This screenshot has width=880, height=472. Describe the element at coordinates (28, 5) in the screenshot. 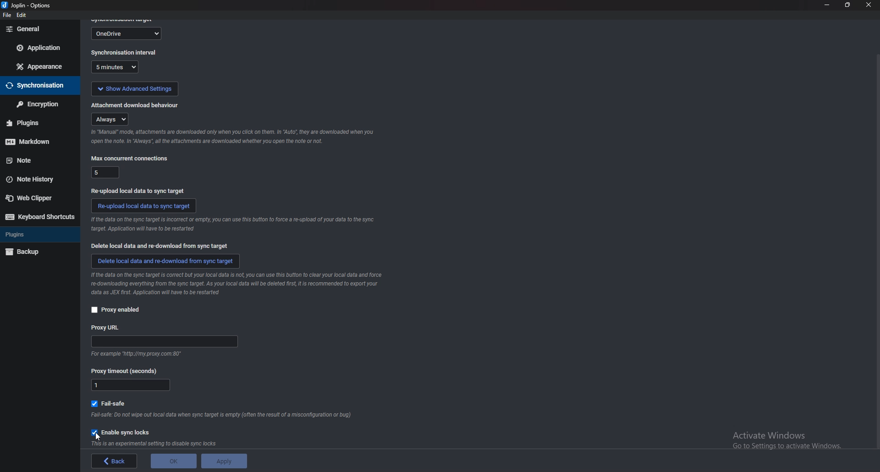

I see `options` at that location.